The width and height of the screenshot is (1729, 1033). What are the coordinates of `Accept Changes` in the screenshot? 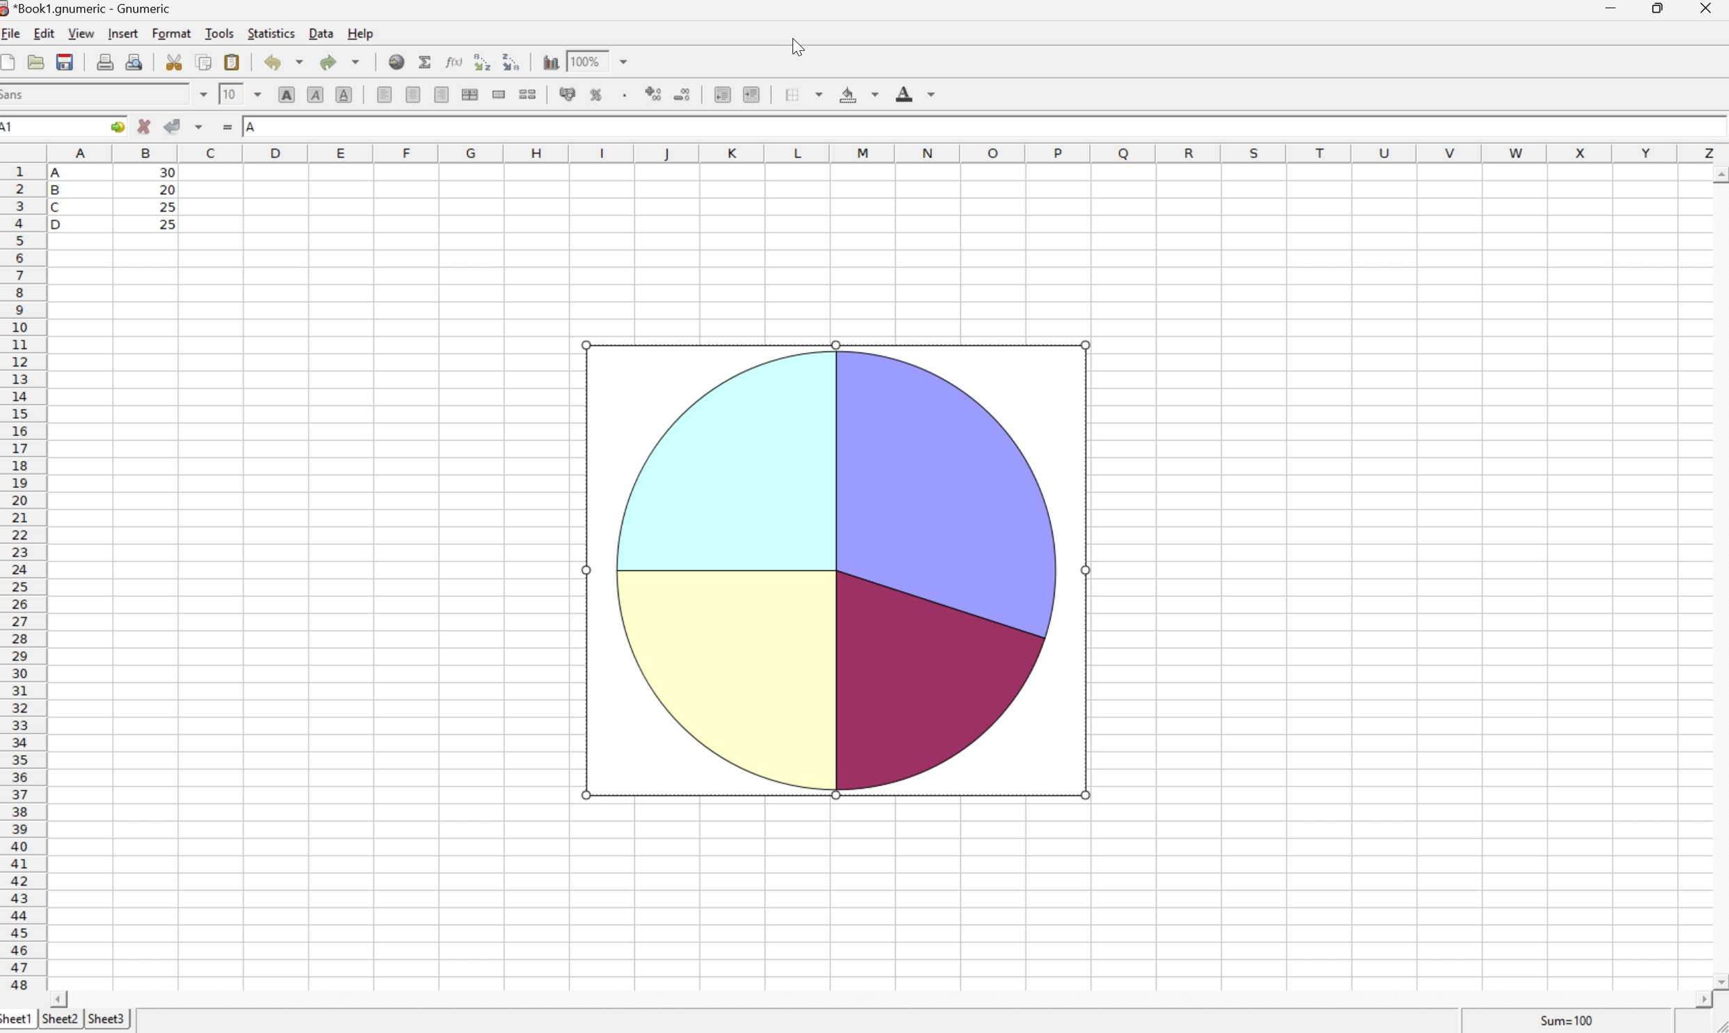 It's located at (171, 125).